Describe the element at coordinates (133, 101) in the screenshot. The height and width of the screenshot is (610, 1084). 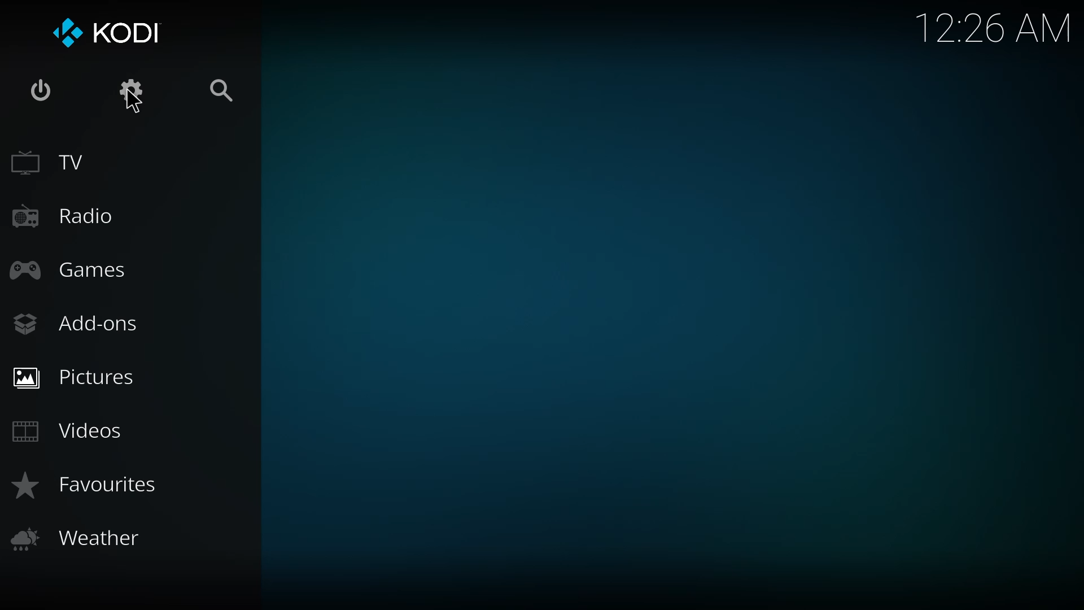
I see `cursor` at that location.